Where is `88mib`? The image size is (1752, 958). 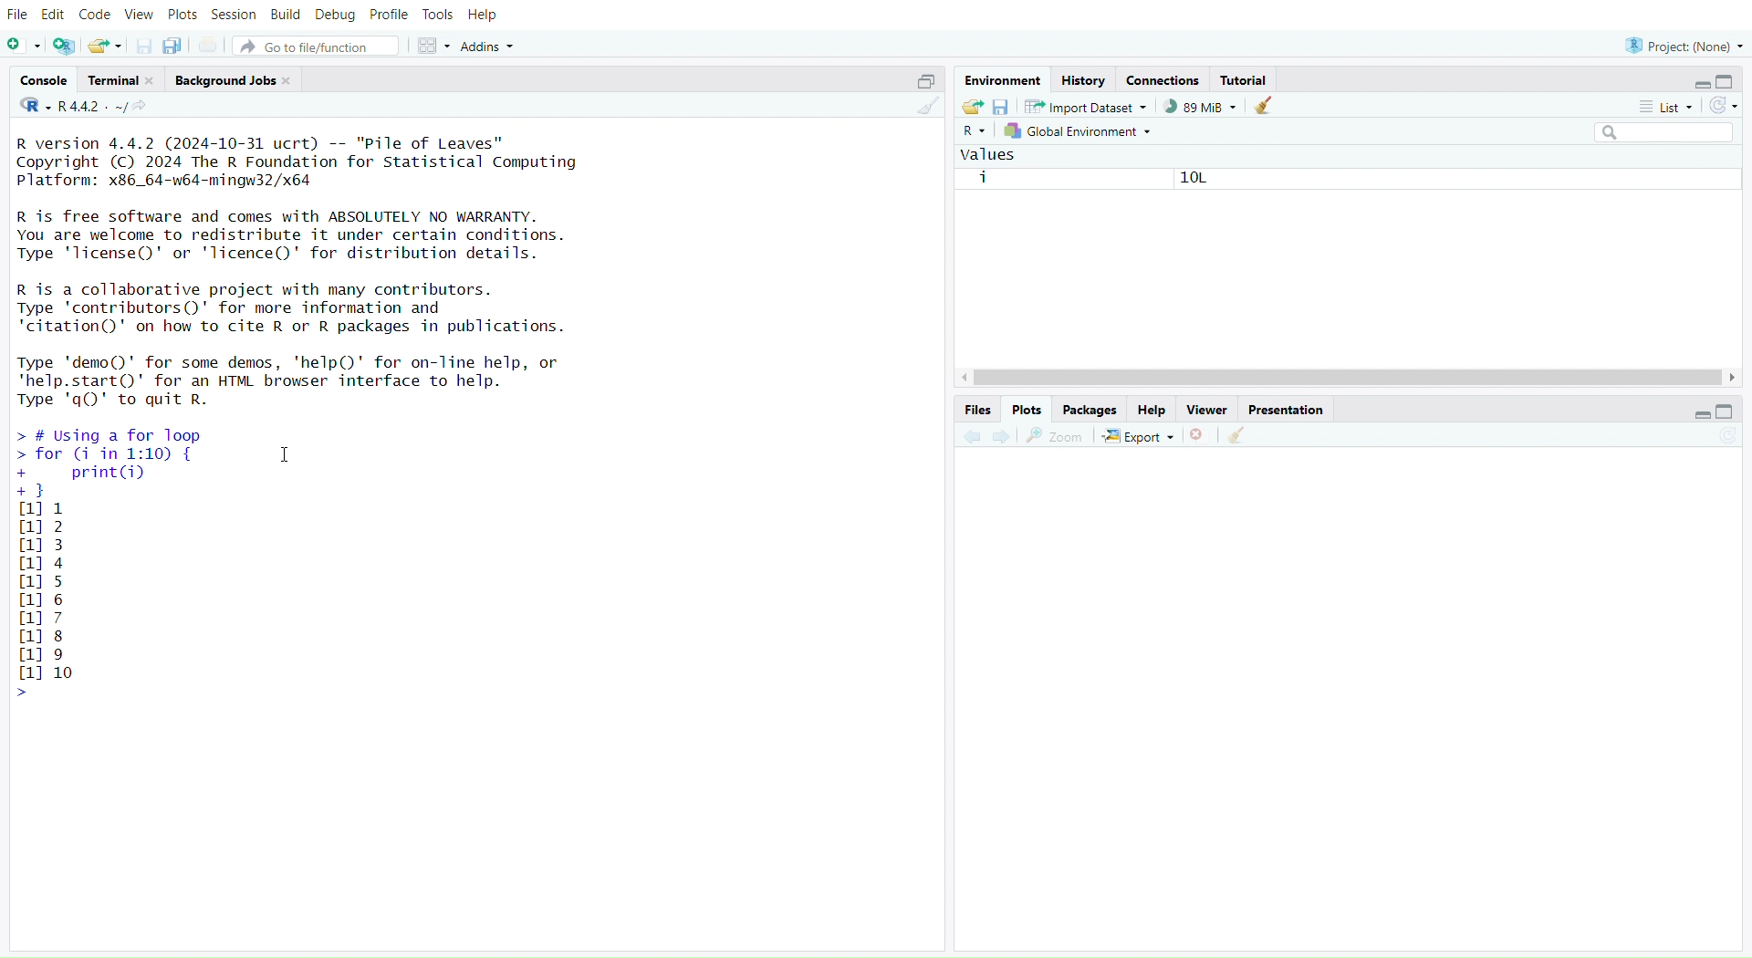
88mib is located at coordinates (1201, 108).